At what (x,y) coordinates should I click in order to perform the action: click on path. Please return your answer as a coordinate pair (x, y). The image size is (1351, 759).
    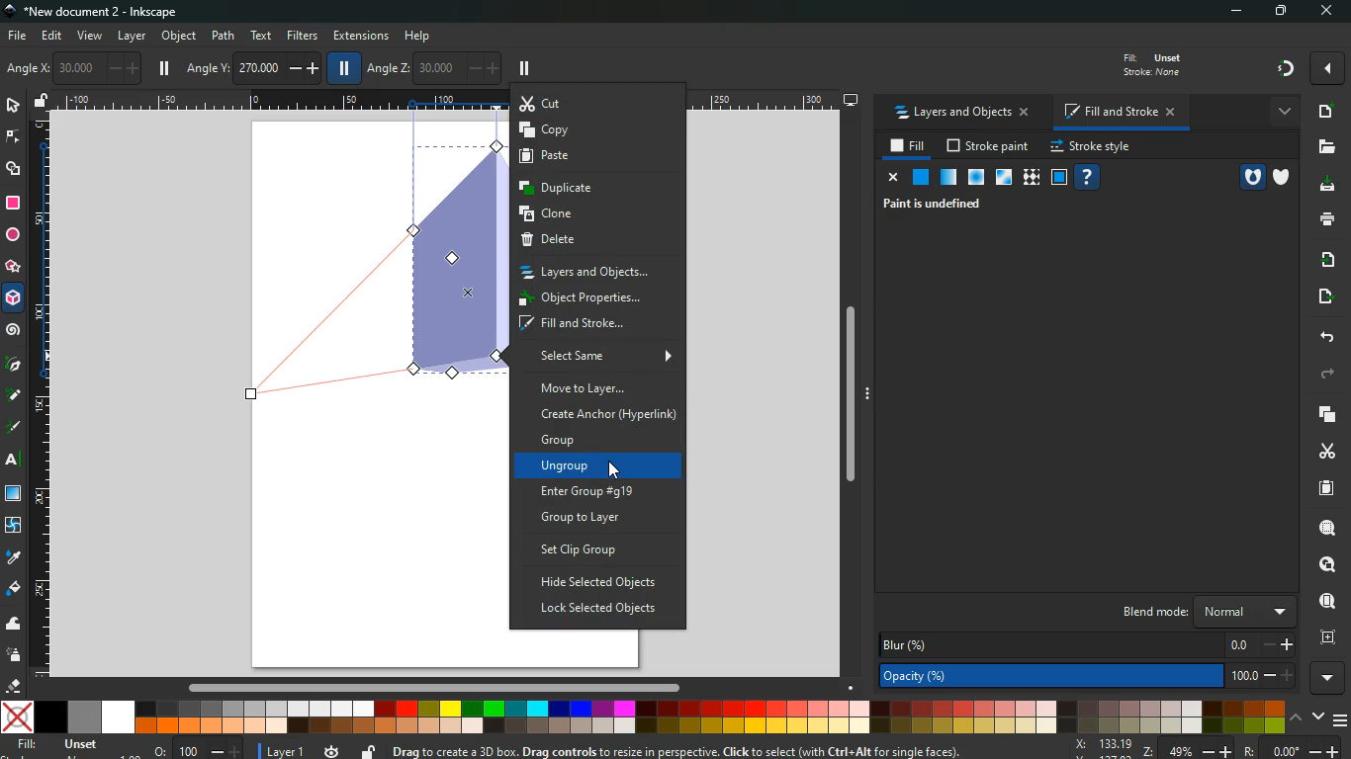
    Looking at the image, I should click on (225, 35).